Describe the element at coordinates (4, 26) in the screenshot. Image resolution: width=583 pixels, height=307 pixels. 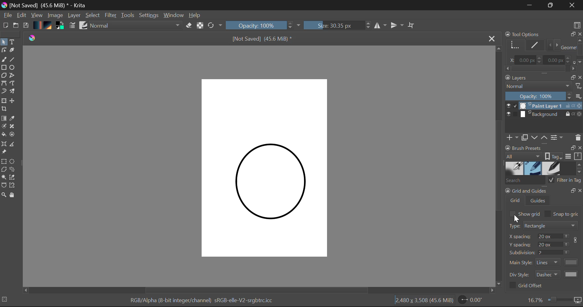
I see `New` at that location.